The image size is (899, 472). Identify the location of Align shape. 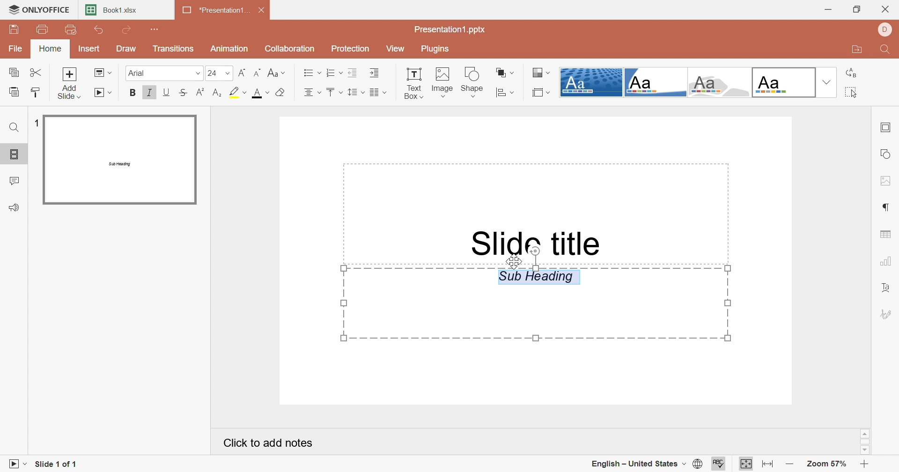
(505, 92).